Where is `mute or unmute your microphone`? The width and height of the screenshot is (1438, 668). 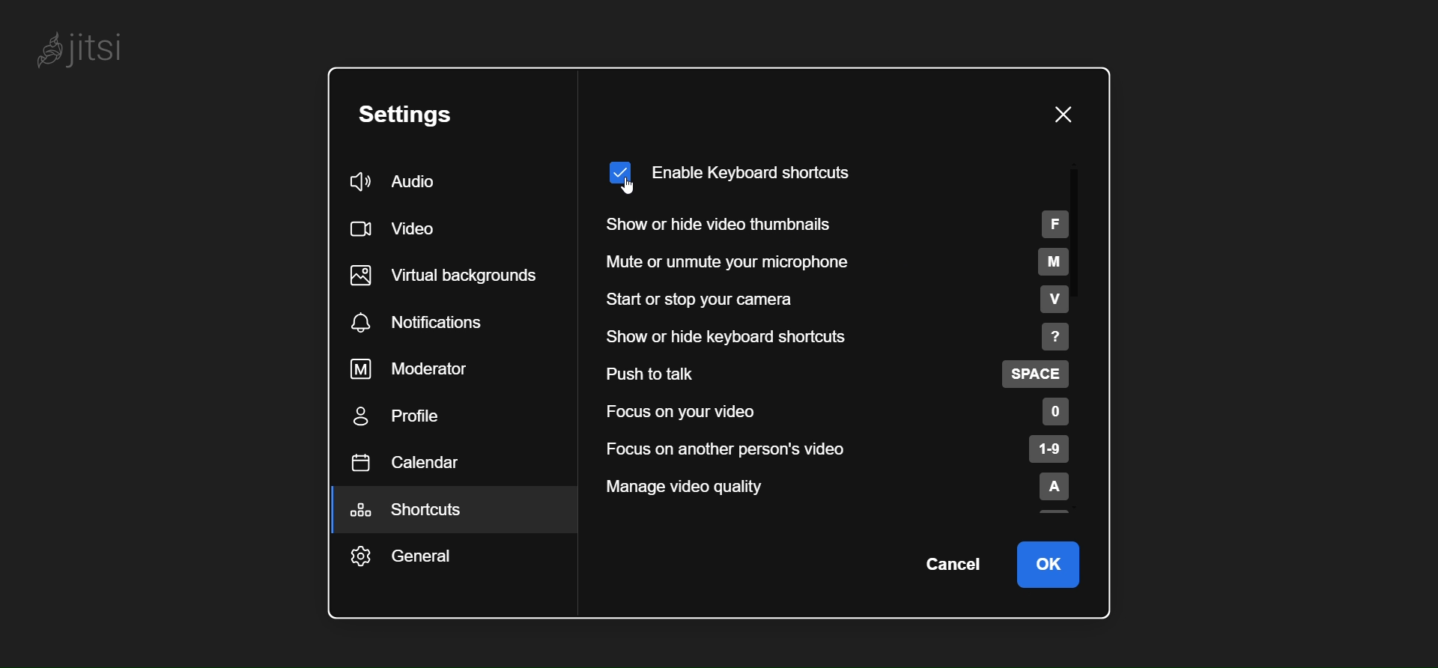 mute or unmute your microphone is located at coordinates (841, 258).